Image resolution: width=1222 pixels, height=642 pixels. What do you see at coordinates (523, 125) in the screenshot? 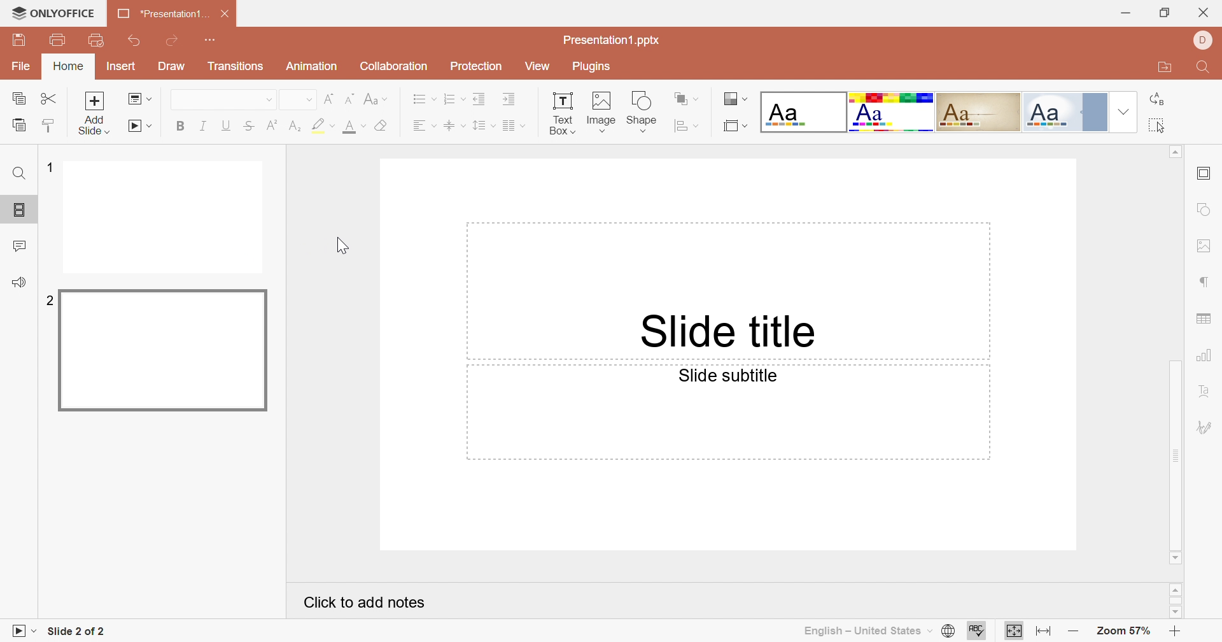
I see `Drop Down` at bounding box center [523, 125].